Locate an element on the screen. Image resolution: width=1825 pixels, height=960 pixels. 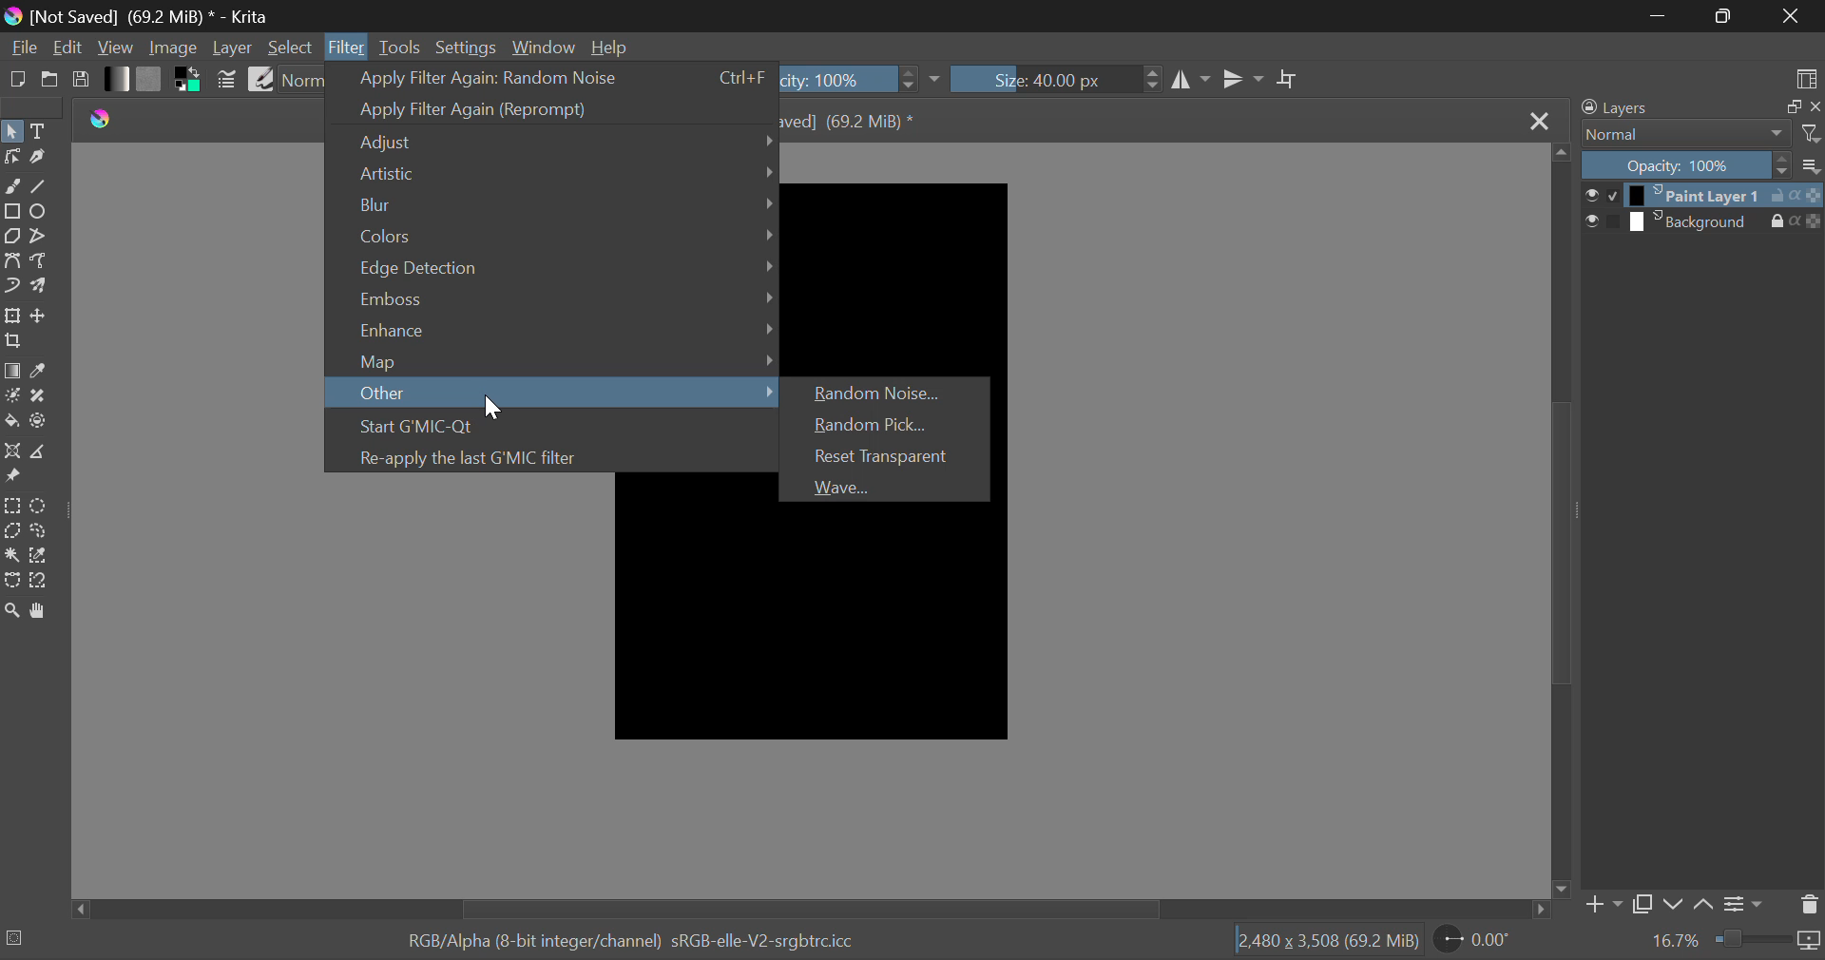
Fill is located at coordinates (11, 420).